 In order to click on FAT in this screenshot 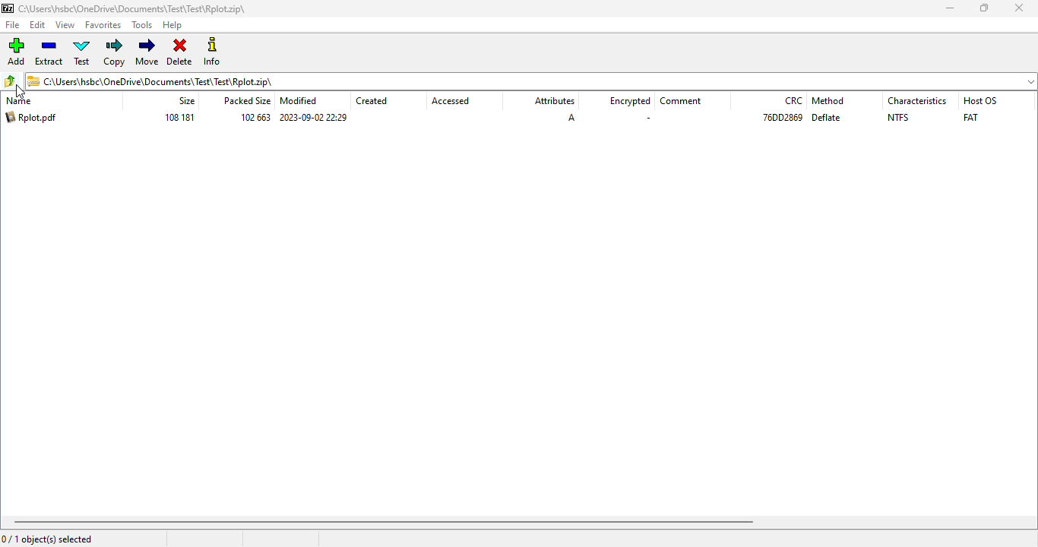, I will do `click(971, 117)`.